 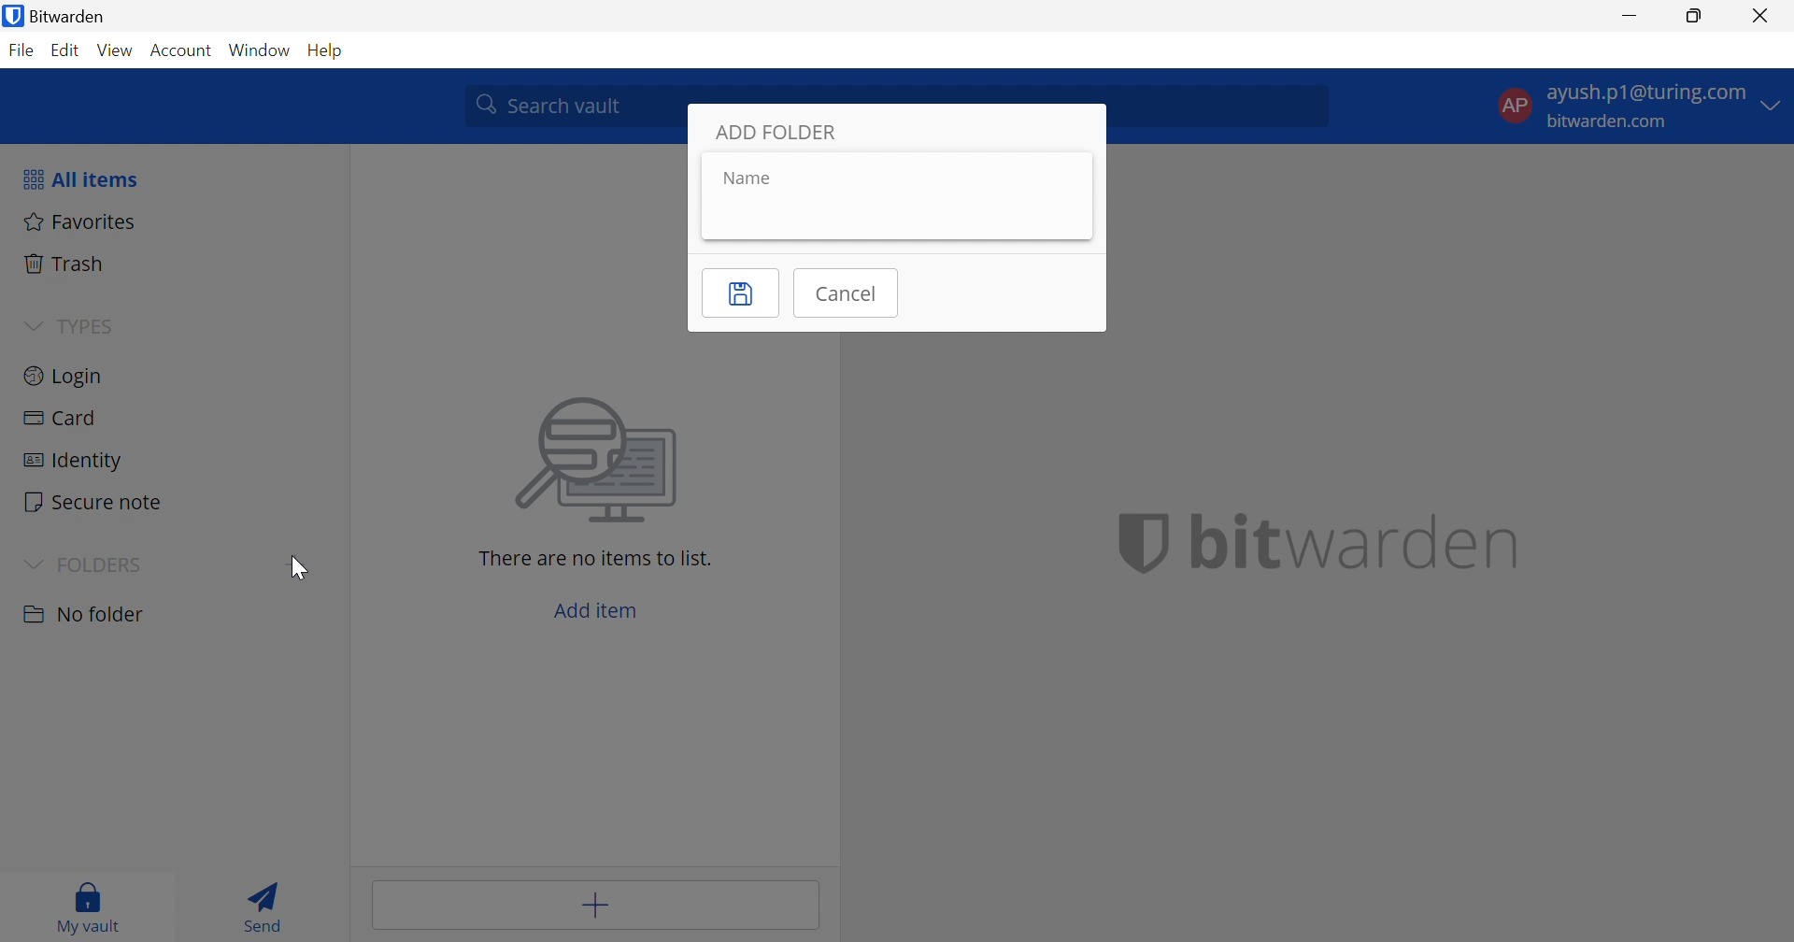 What do you see at coordinates (596, 903) in the screenshot?
I see `Add item` at bounding box center [596, 903].